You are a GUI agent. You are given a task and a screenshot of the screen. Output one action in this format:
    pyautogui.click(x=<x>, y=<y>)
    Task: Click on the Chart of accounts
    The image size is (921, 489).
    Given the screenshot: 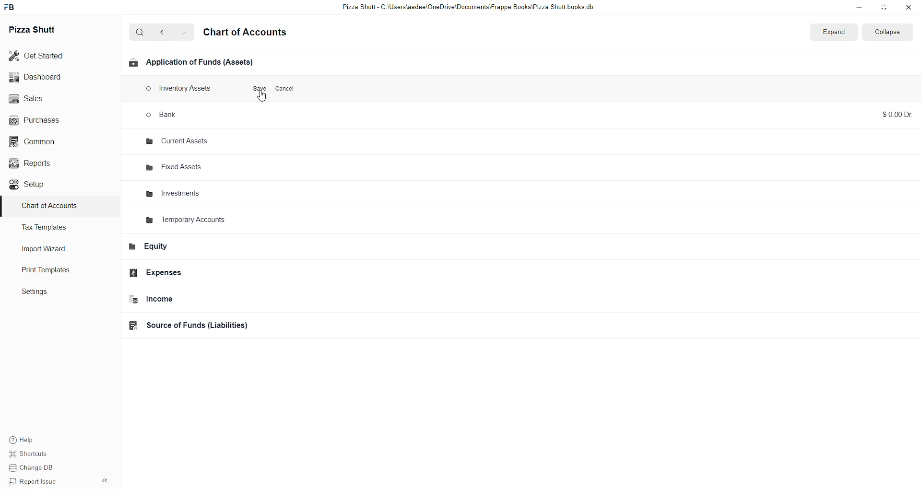 What is the action you would take?
    pyautogui.click(x=251, y=34)
    